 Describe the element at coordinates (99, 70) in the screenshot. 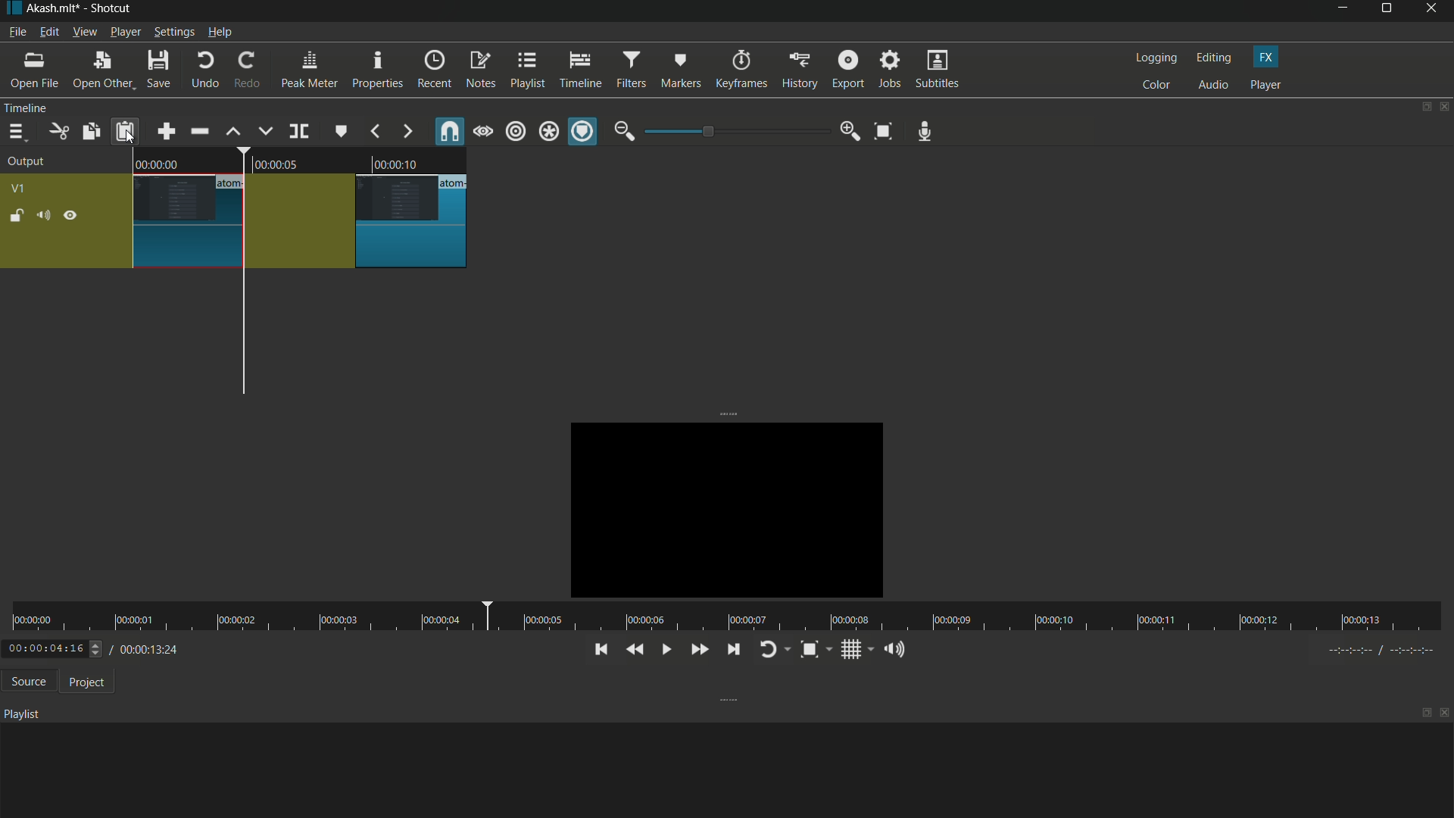

I see `open other` at that location.